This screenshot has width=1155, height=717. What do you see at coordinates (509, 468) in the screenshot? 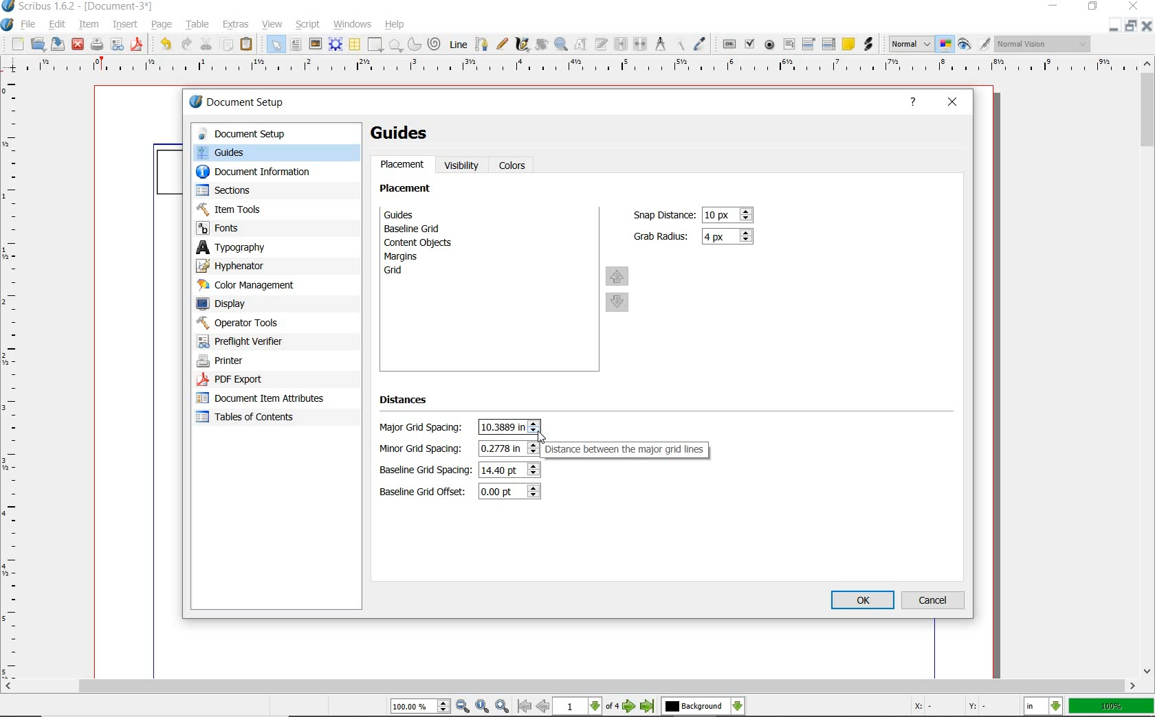
I see `Baseline Grid Spacing` at bounding box center [509, 468].